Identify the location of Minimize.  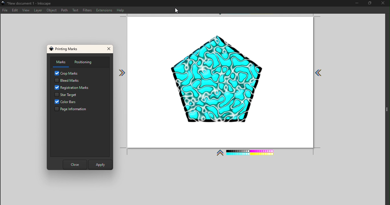
(355, 3).